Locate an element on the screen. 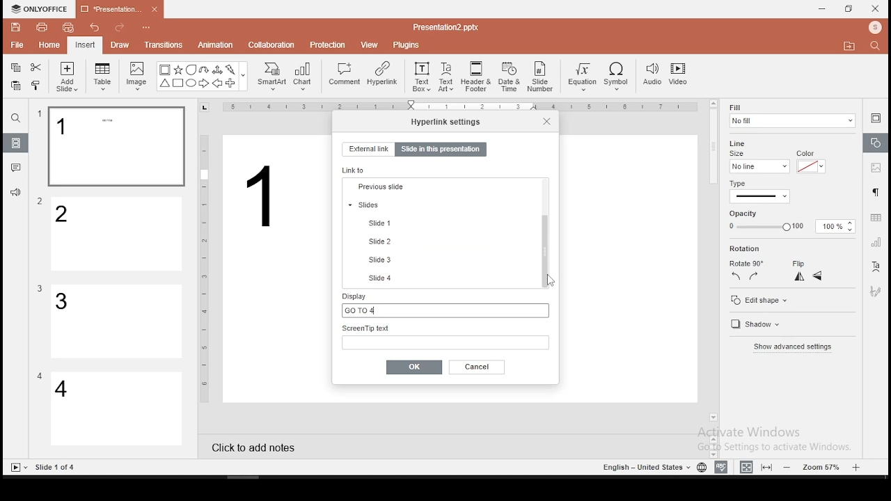 This screenshot has width=891, height=501. fill is located at coordinates (791, 116).